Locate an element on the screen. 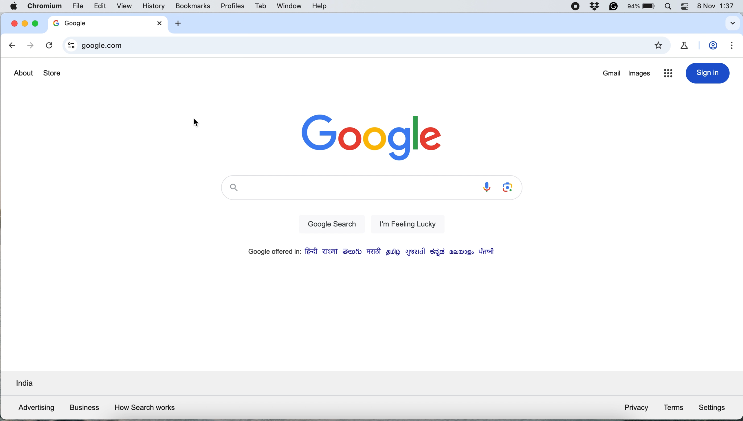 The image size is (743, 421). view is located at coordinates (127, 5).